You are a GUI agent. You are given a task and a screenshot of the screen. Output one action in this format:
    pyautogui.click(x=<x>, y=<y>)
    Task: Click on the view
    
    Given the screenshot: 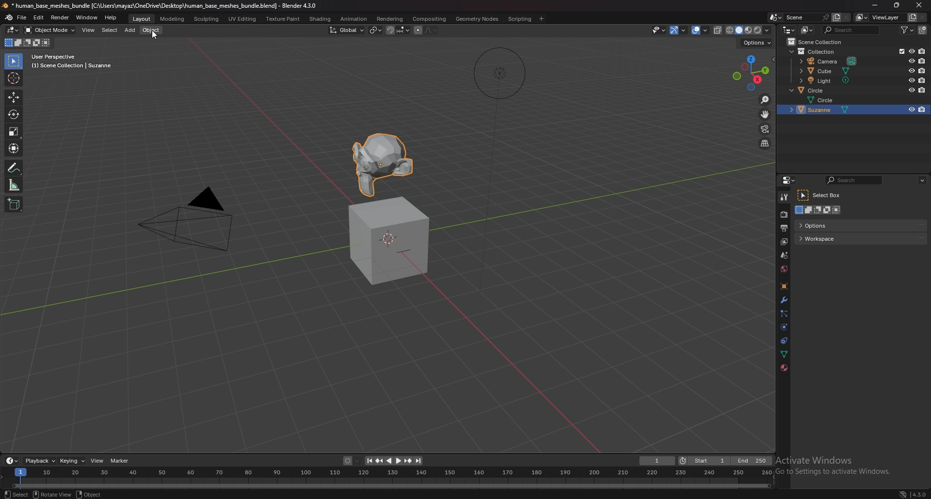 What is the action you would take?
    pyautogui.click(x=97, y=461)
    